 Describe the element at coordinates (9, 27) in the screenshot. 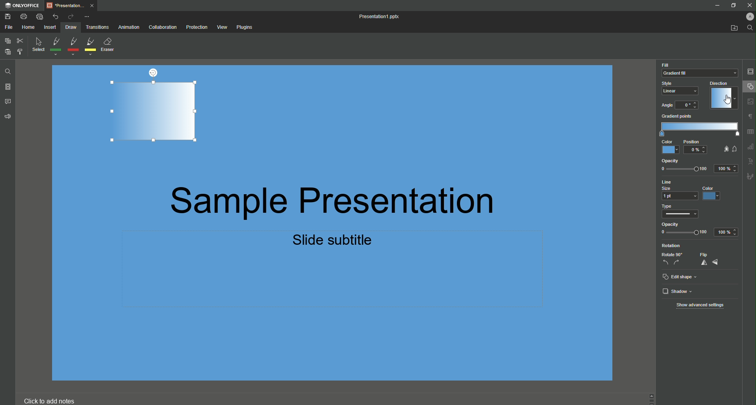

I see `File` at that location.